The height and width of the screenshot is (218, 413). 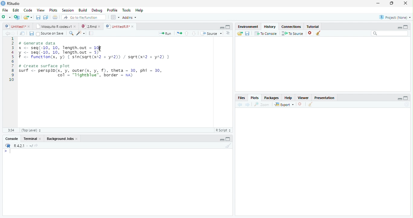 What do you see at coordinates (194, 33) in the screenshot?
I see `Go to next section/chunk` at bounding box center [194, 33].